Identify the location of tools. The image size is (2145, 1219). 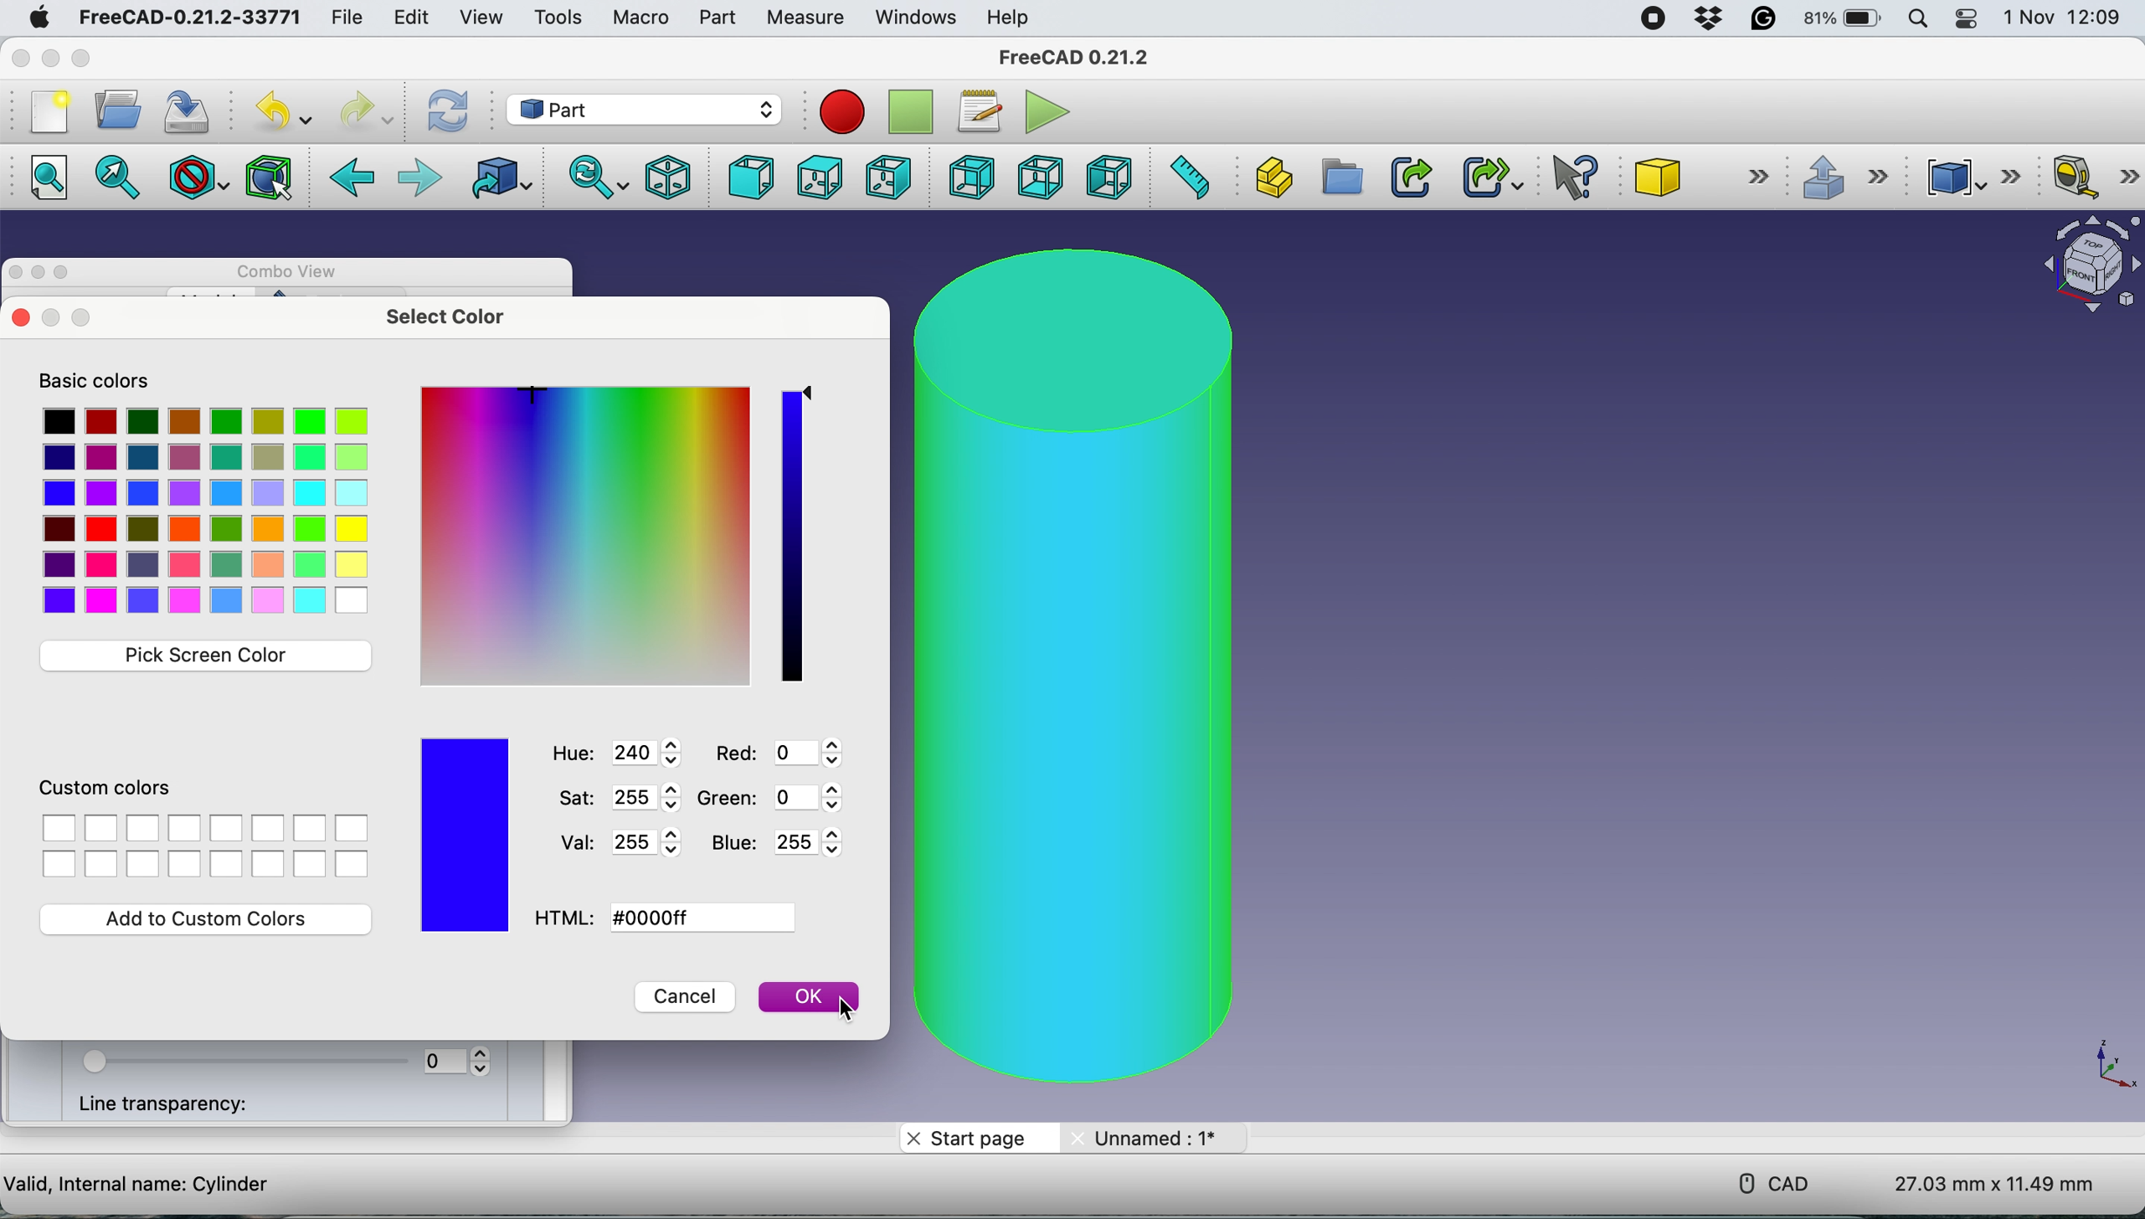
(563, 18).